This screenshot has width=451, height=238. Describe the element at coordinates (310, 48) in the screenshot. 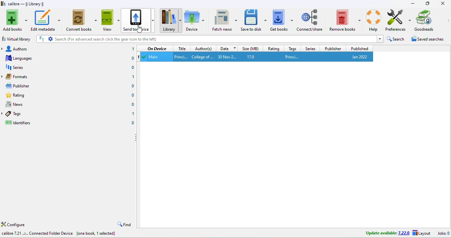

I see `series` at that location.